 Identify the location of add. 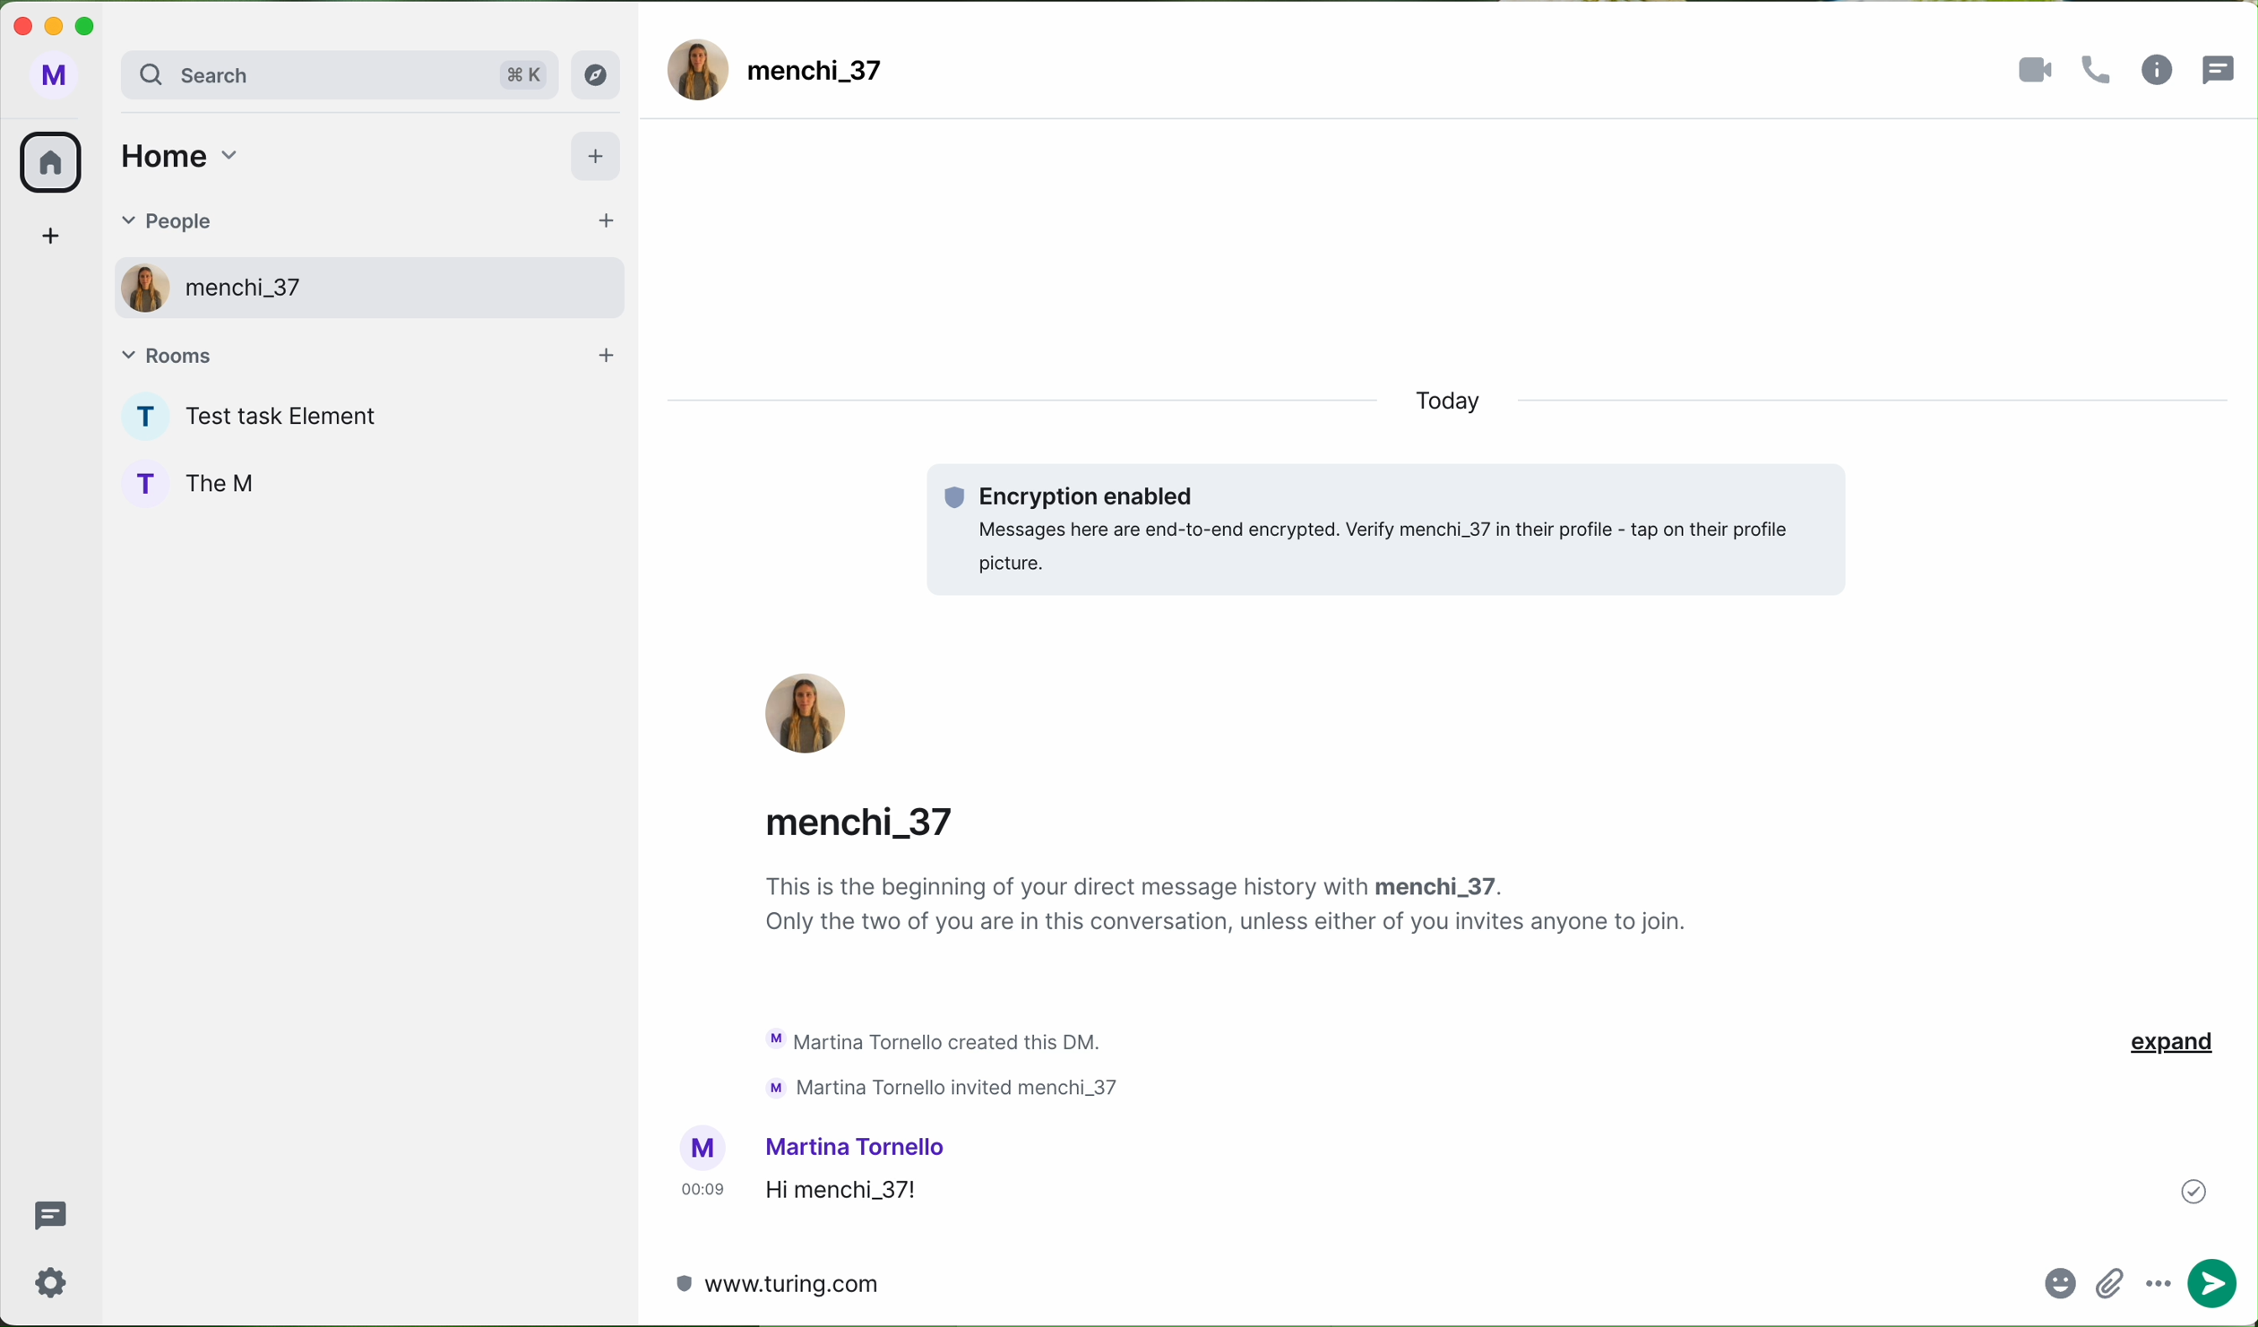
(56, 240).